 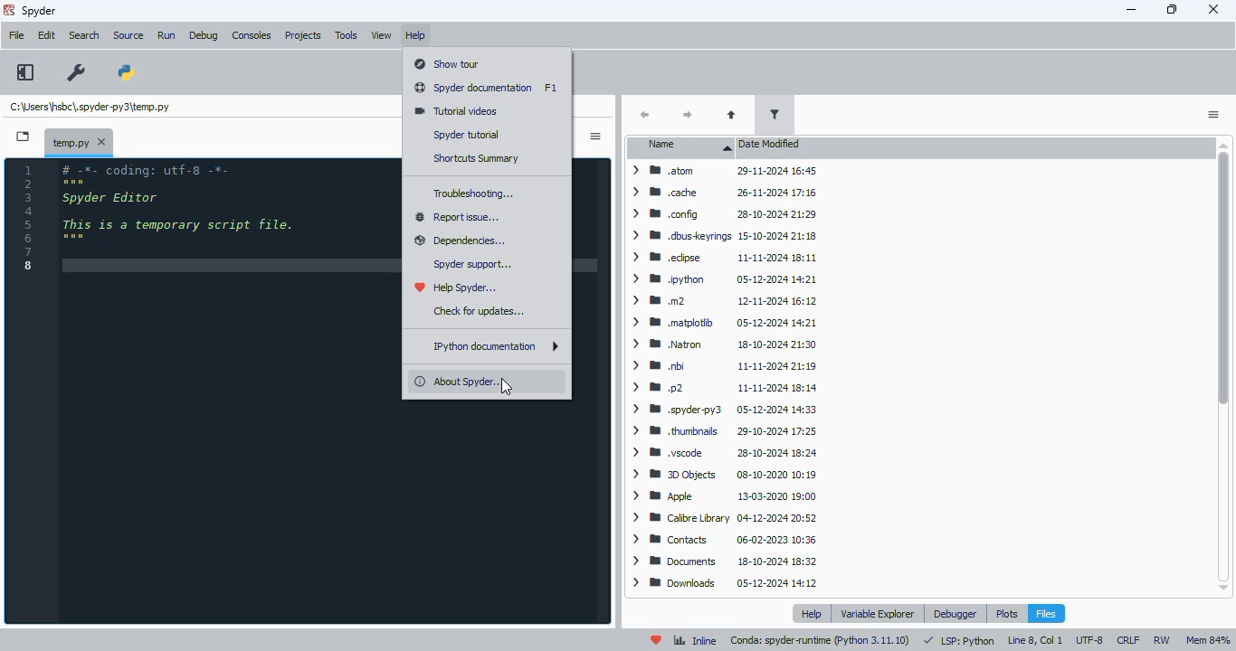 I want to click on source, so click(x=128, y=35).